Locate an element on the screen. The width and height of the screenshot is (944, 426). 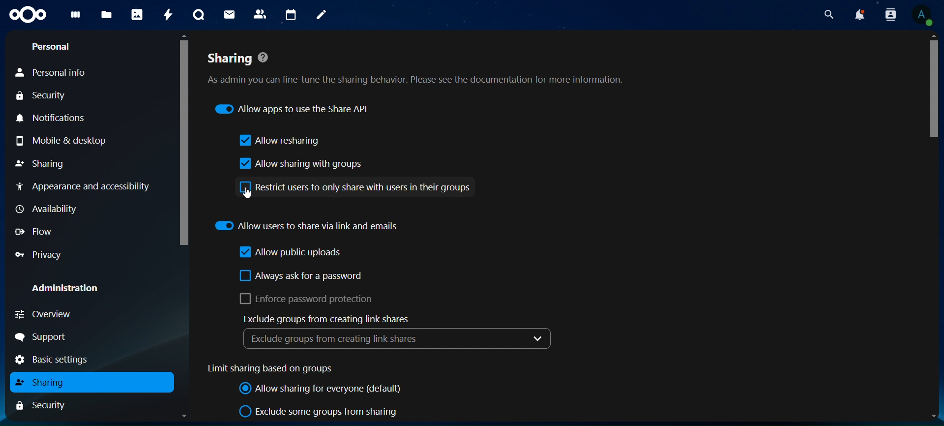
calendar is located at coordinates (291, 14).